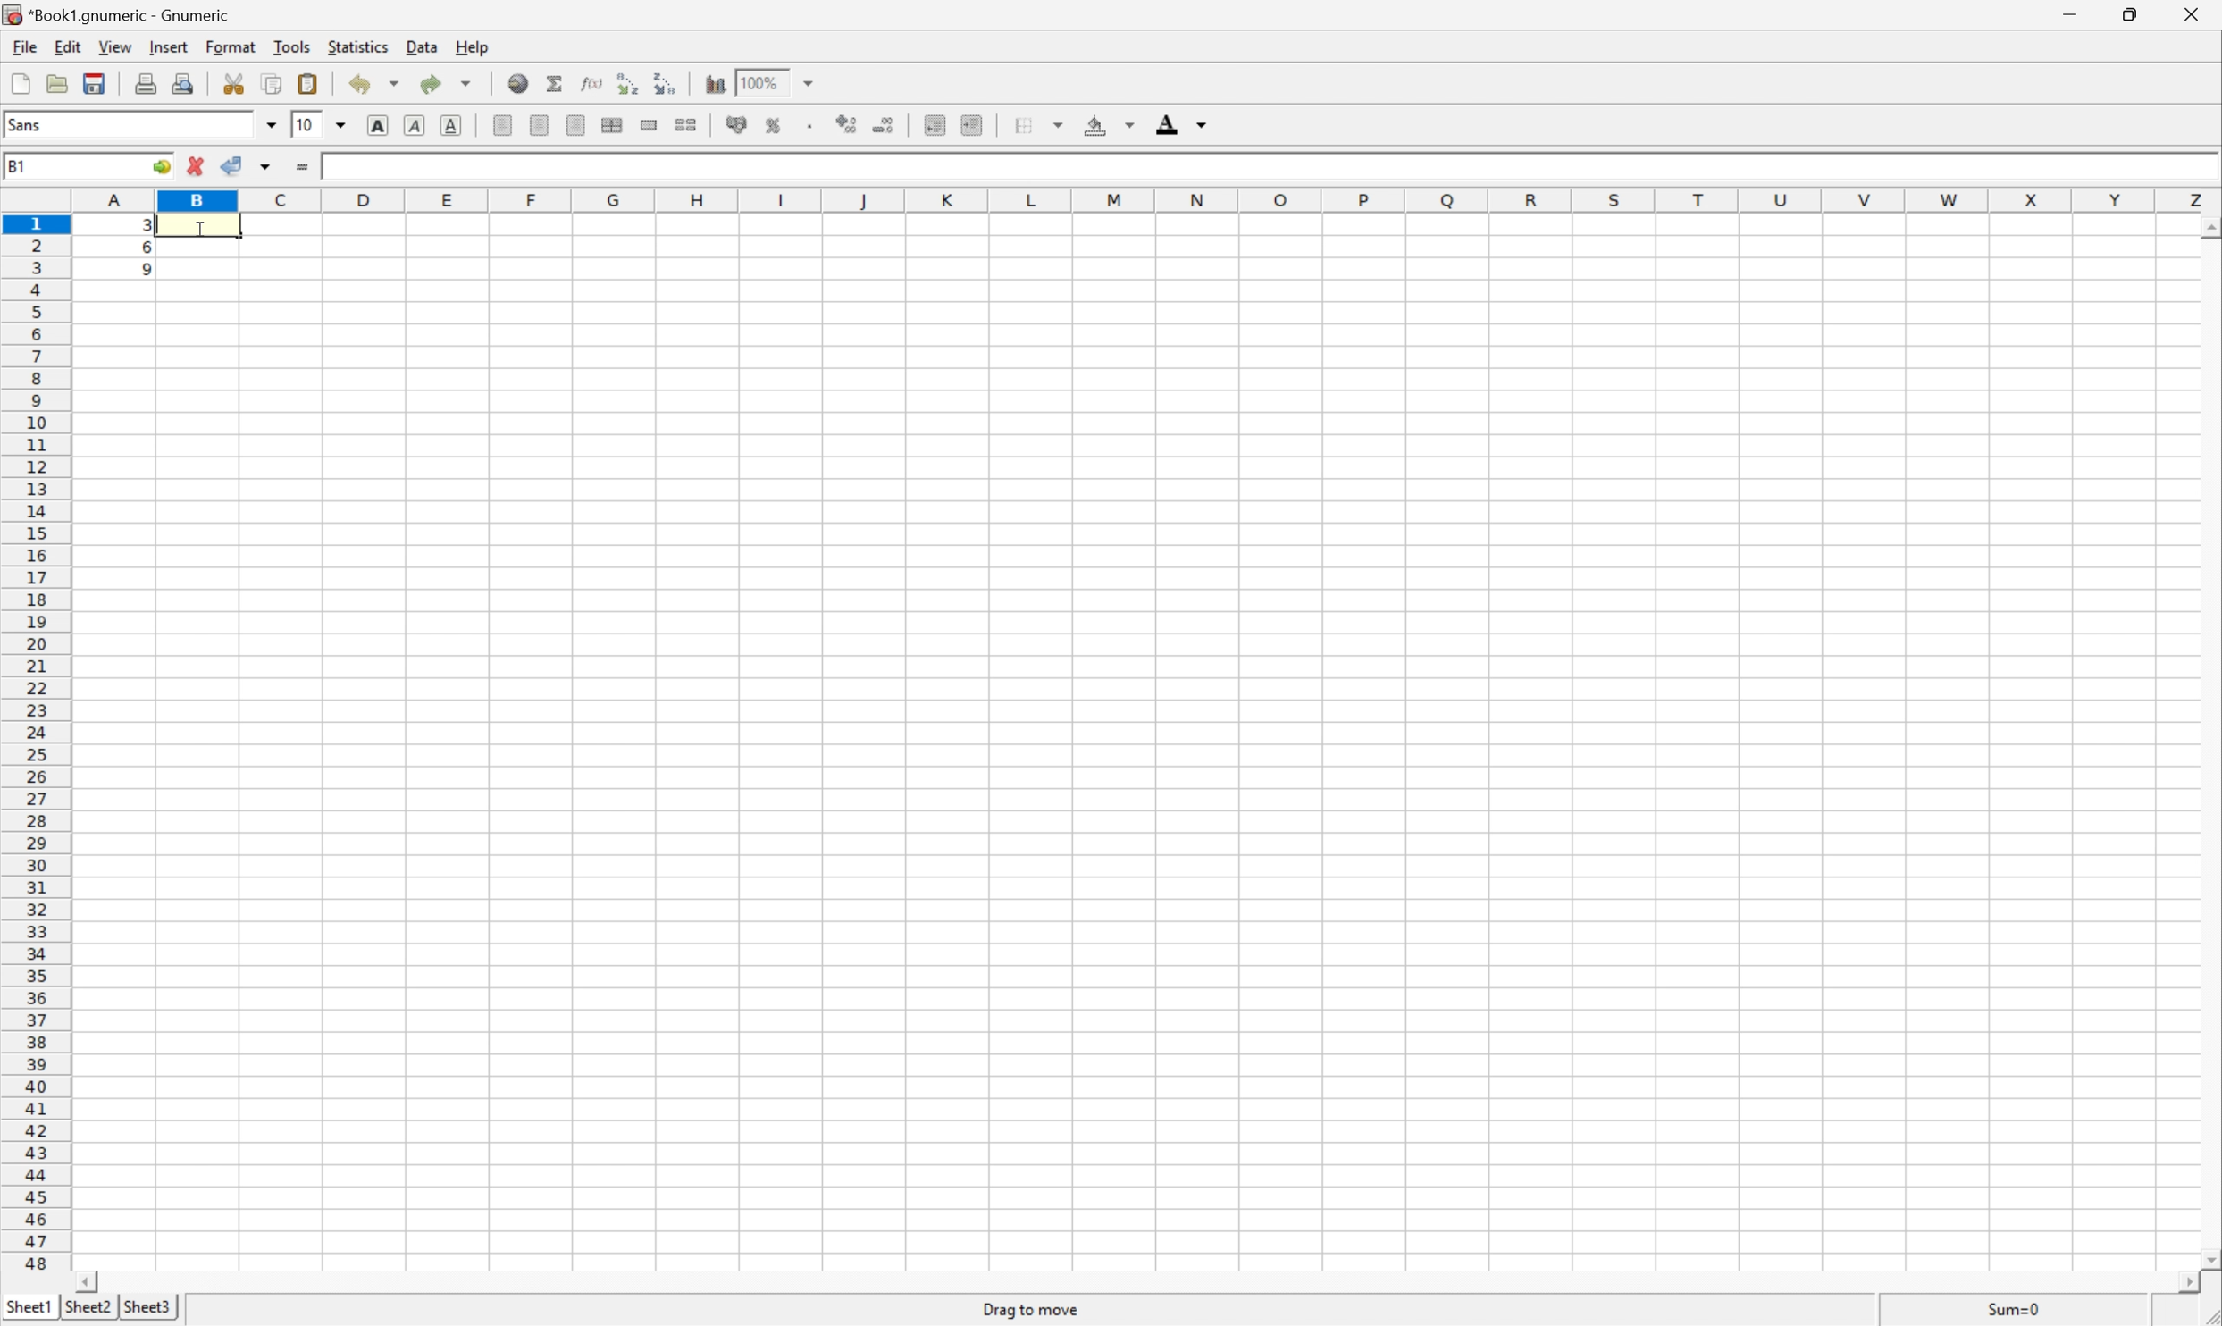  What do you see at coordinates (414, 125) in the screenshot?
I see `Italic` at bounding box center [414, 125].